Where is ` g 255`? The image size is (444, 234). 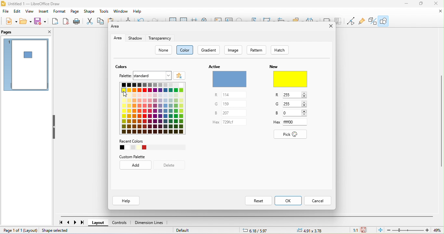
 g 255 is located at coordinates (292, 104).